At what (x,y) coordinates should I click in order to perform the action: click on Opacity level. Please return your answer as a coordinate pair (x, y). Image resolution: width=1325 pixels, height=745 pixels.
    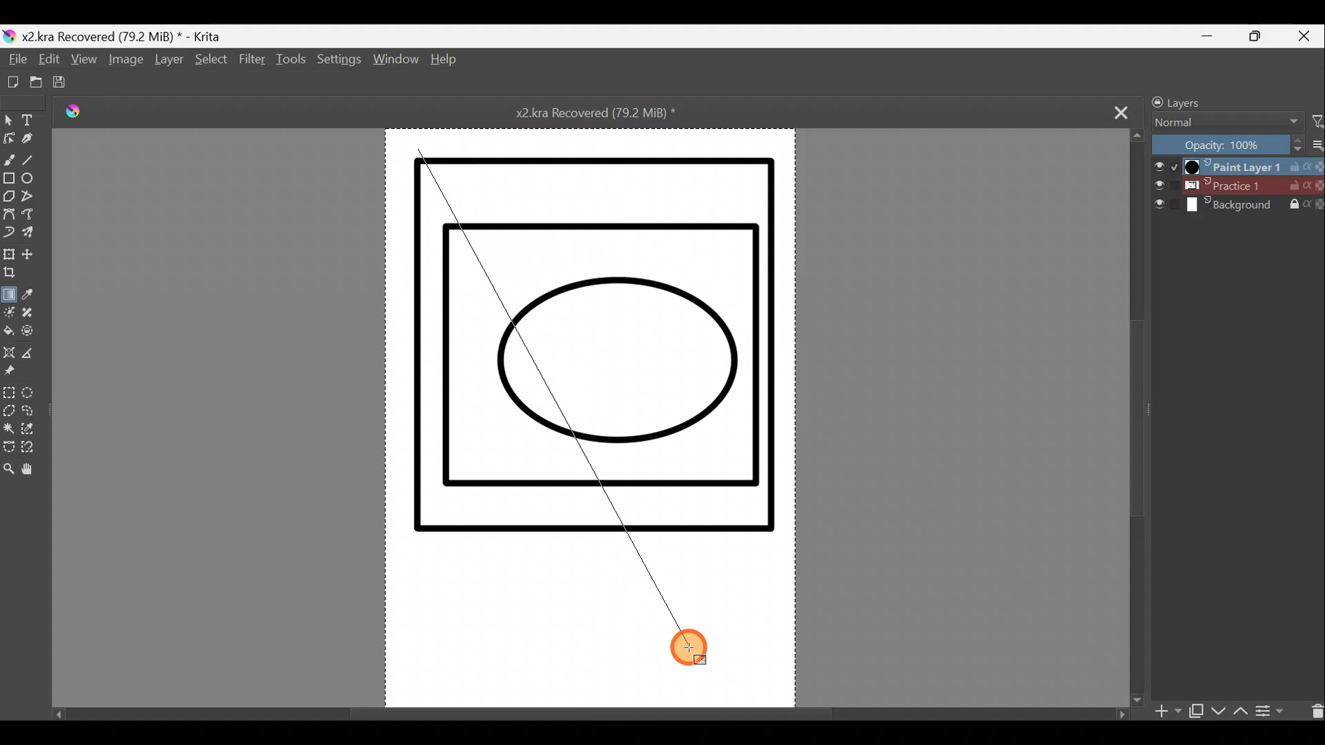
    Looking at the image, I should click on (1237, 144).